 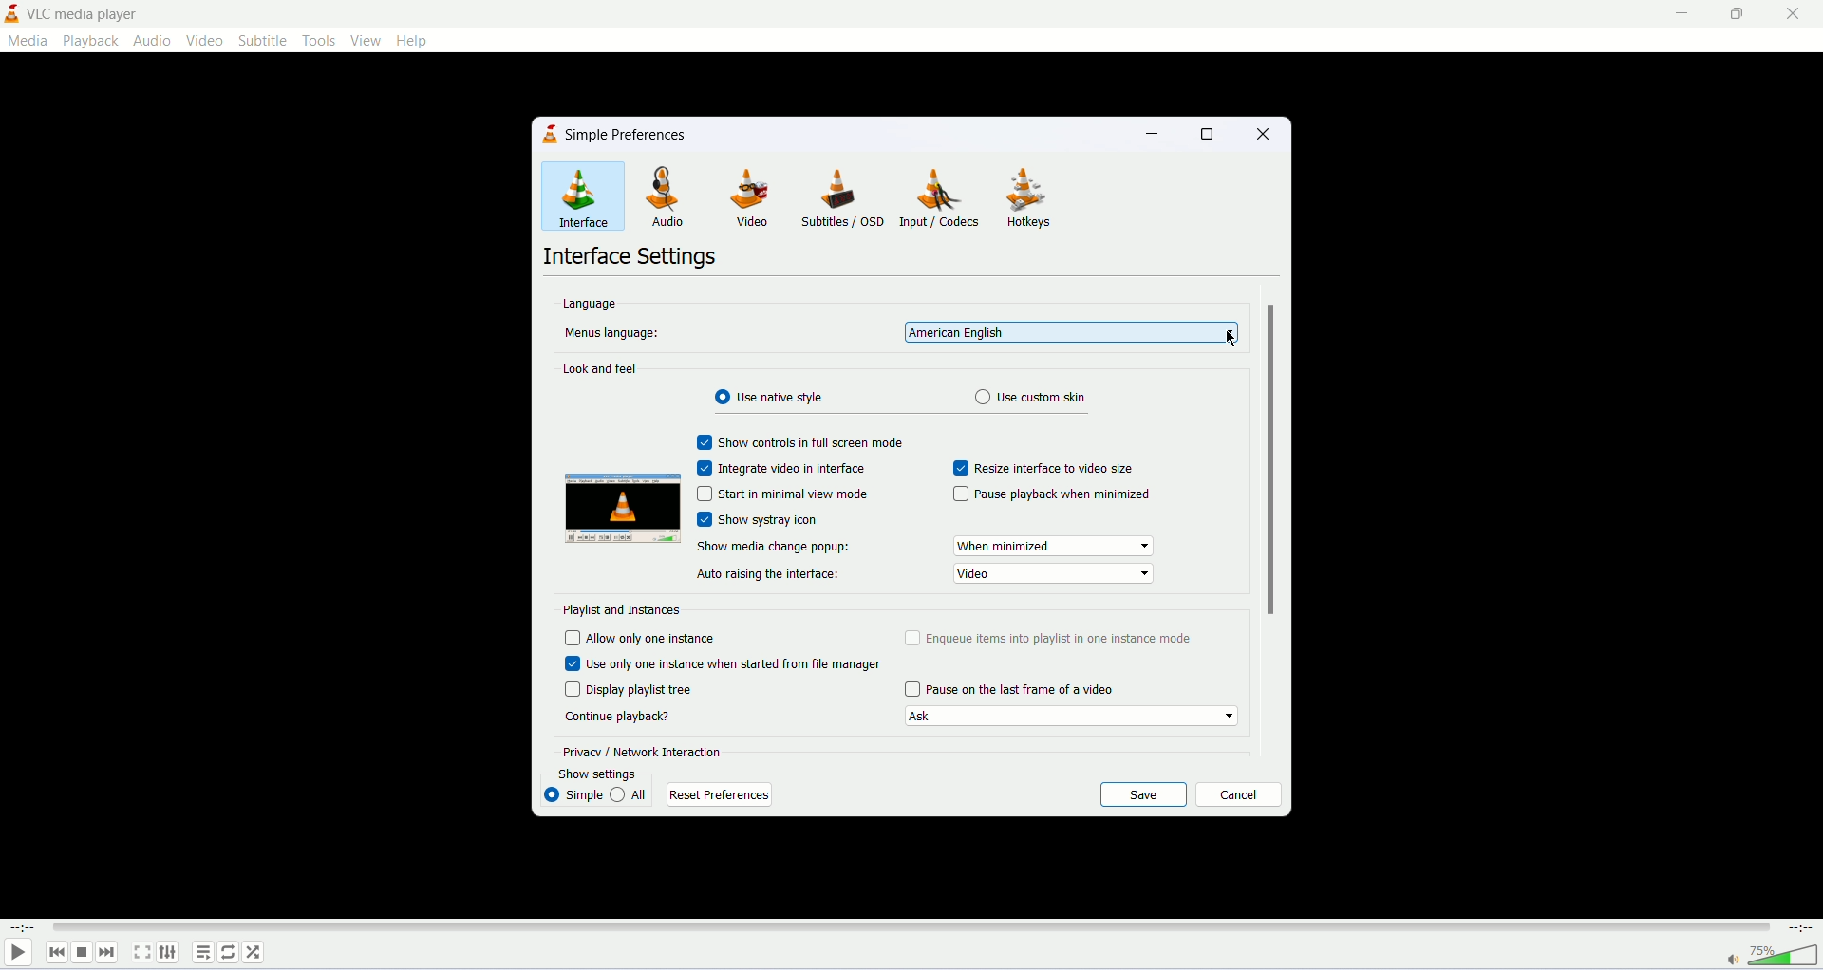 What do you see at coordinates (1032, 397) in the screenshot?
I see `use custom skin` at bounding box center [1032, 397].